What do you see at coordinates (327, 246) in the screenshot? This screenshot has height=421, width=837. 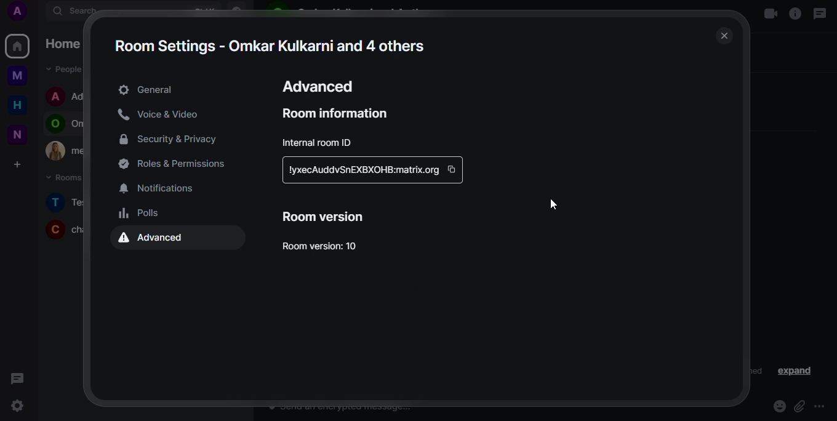 I see `version 10` at bounding box center [327, 246].